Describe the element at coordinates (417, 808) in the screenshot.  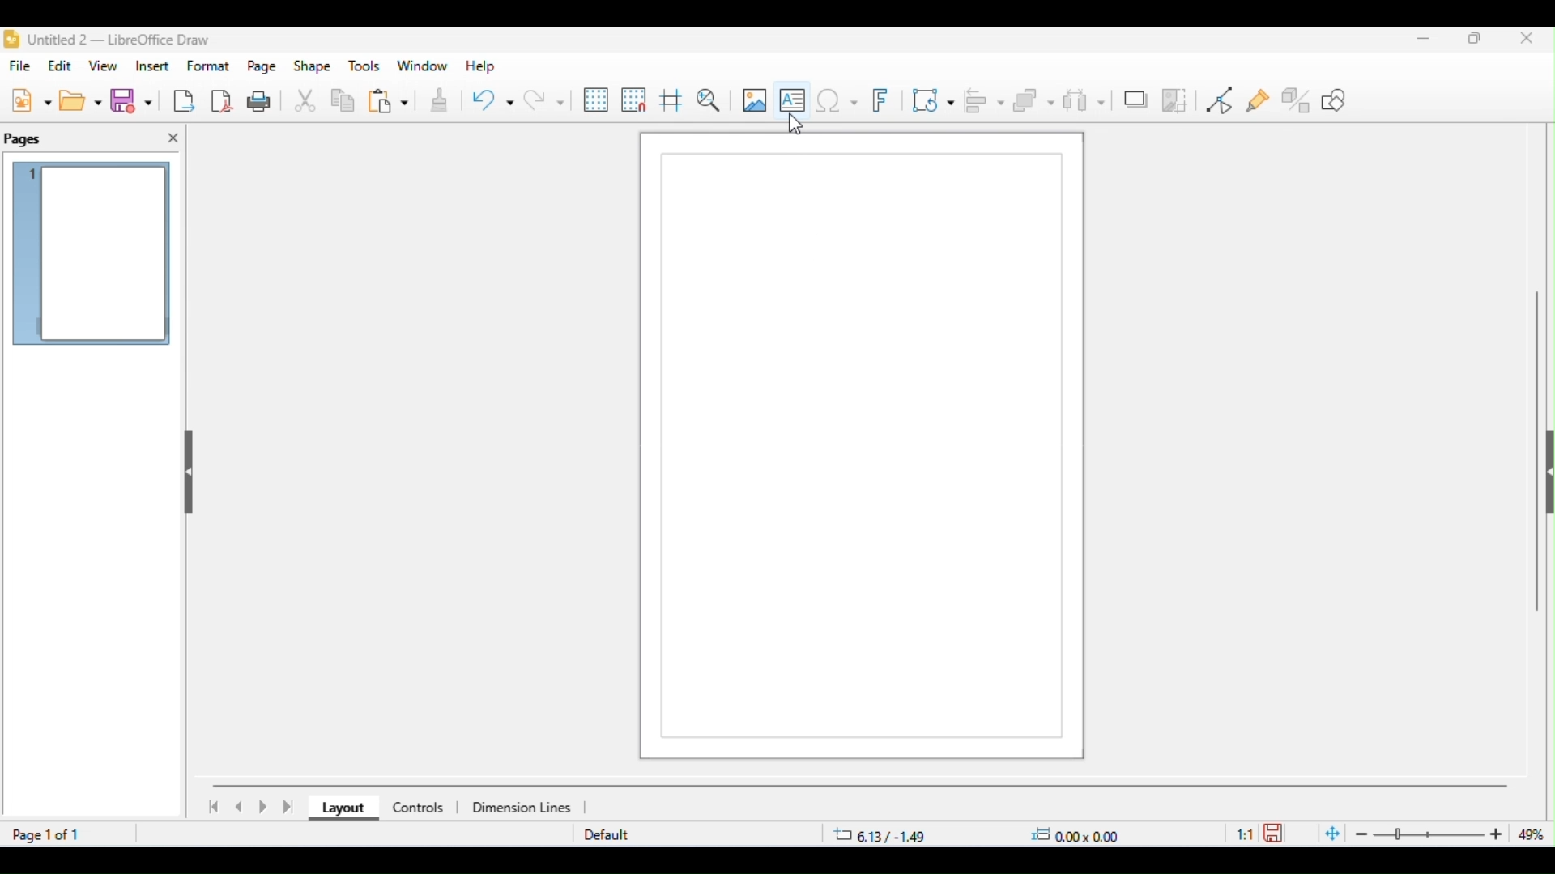
I see `controls` at that location.